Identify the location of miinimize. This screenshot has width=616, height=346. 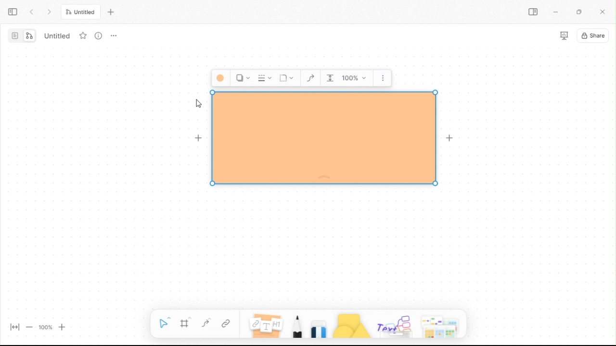
(557, 12).